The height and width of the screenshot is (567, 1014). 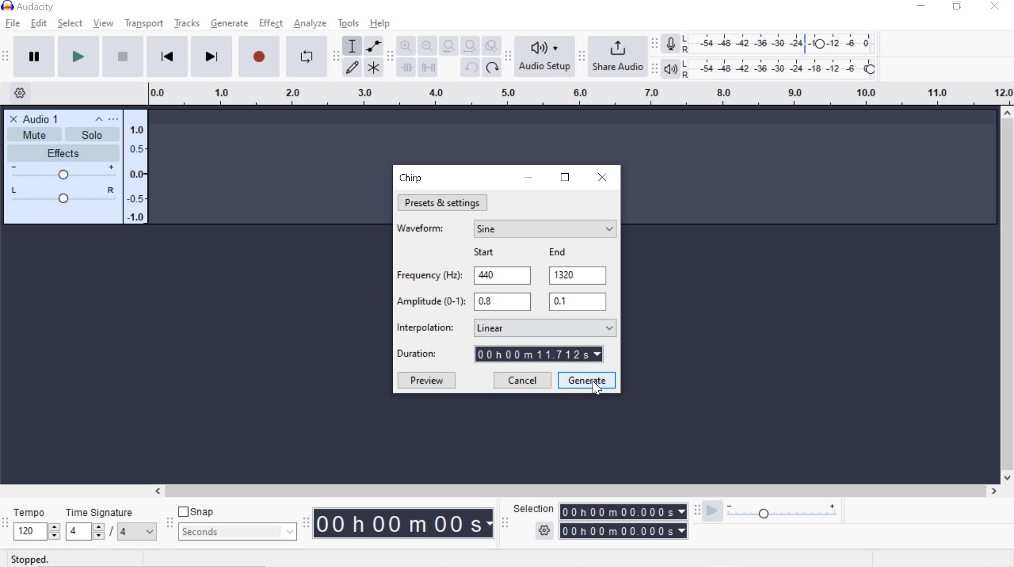 I want to click on close, so click(x=996, y=6).